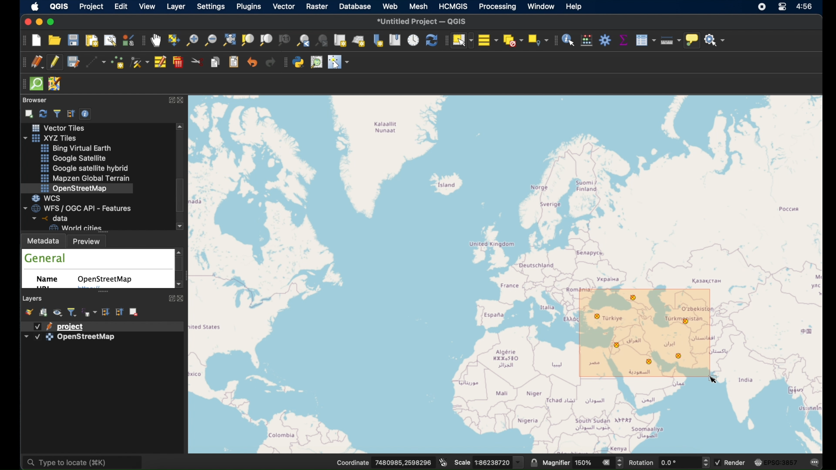 The height and width of the screenshot is (470, 836). What do you see at coordinates (122, 7) in the screenshot?
I see `edit` at bounding box center [122, 7].